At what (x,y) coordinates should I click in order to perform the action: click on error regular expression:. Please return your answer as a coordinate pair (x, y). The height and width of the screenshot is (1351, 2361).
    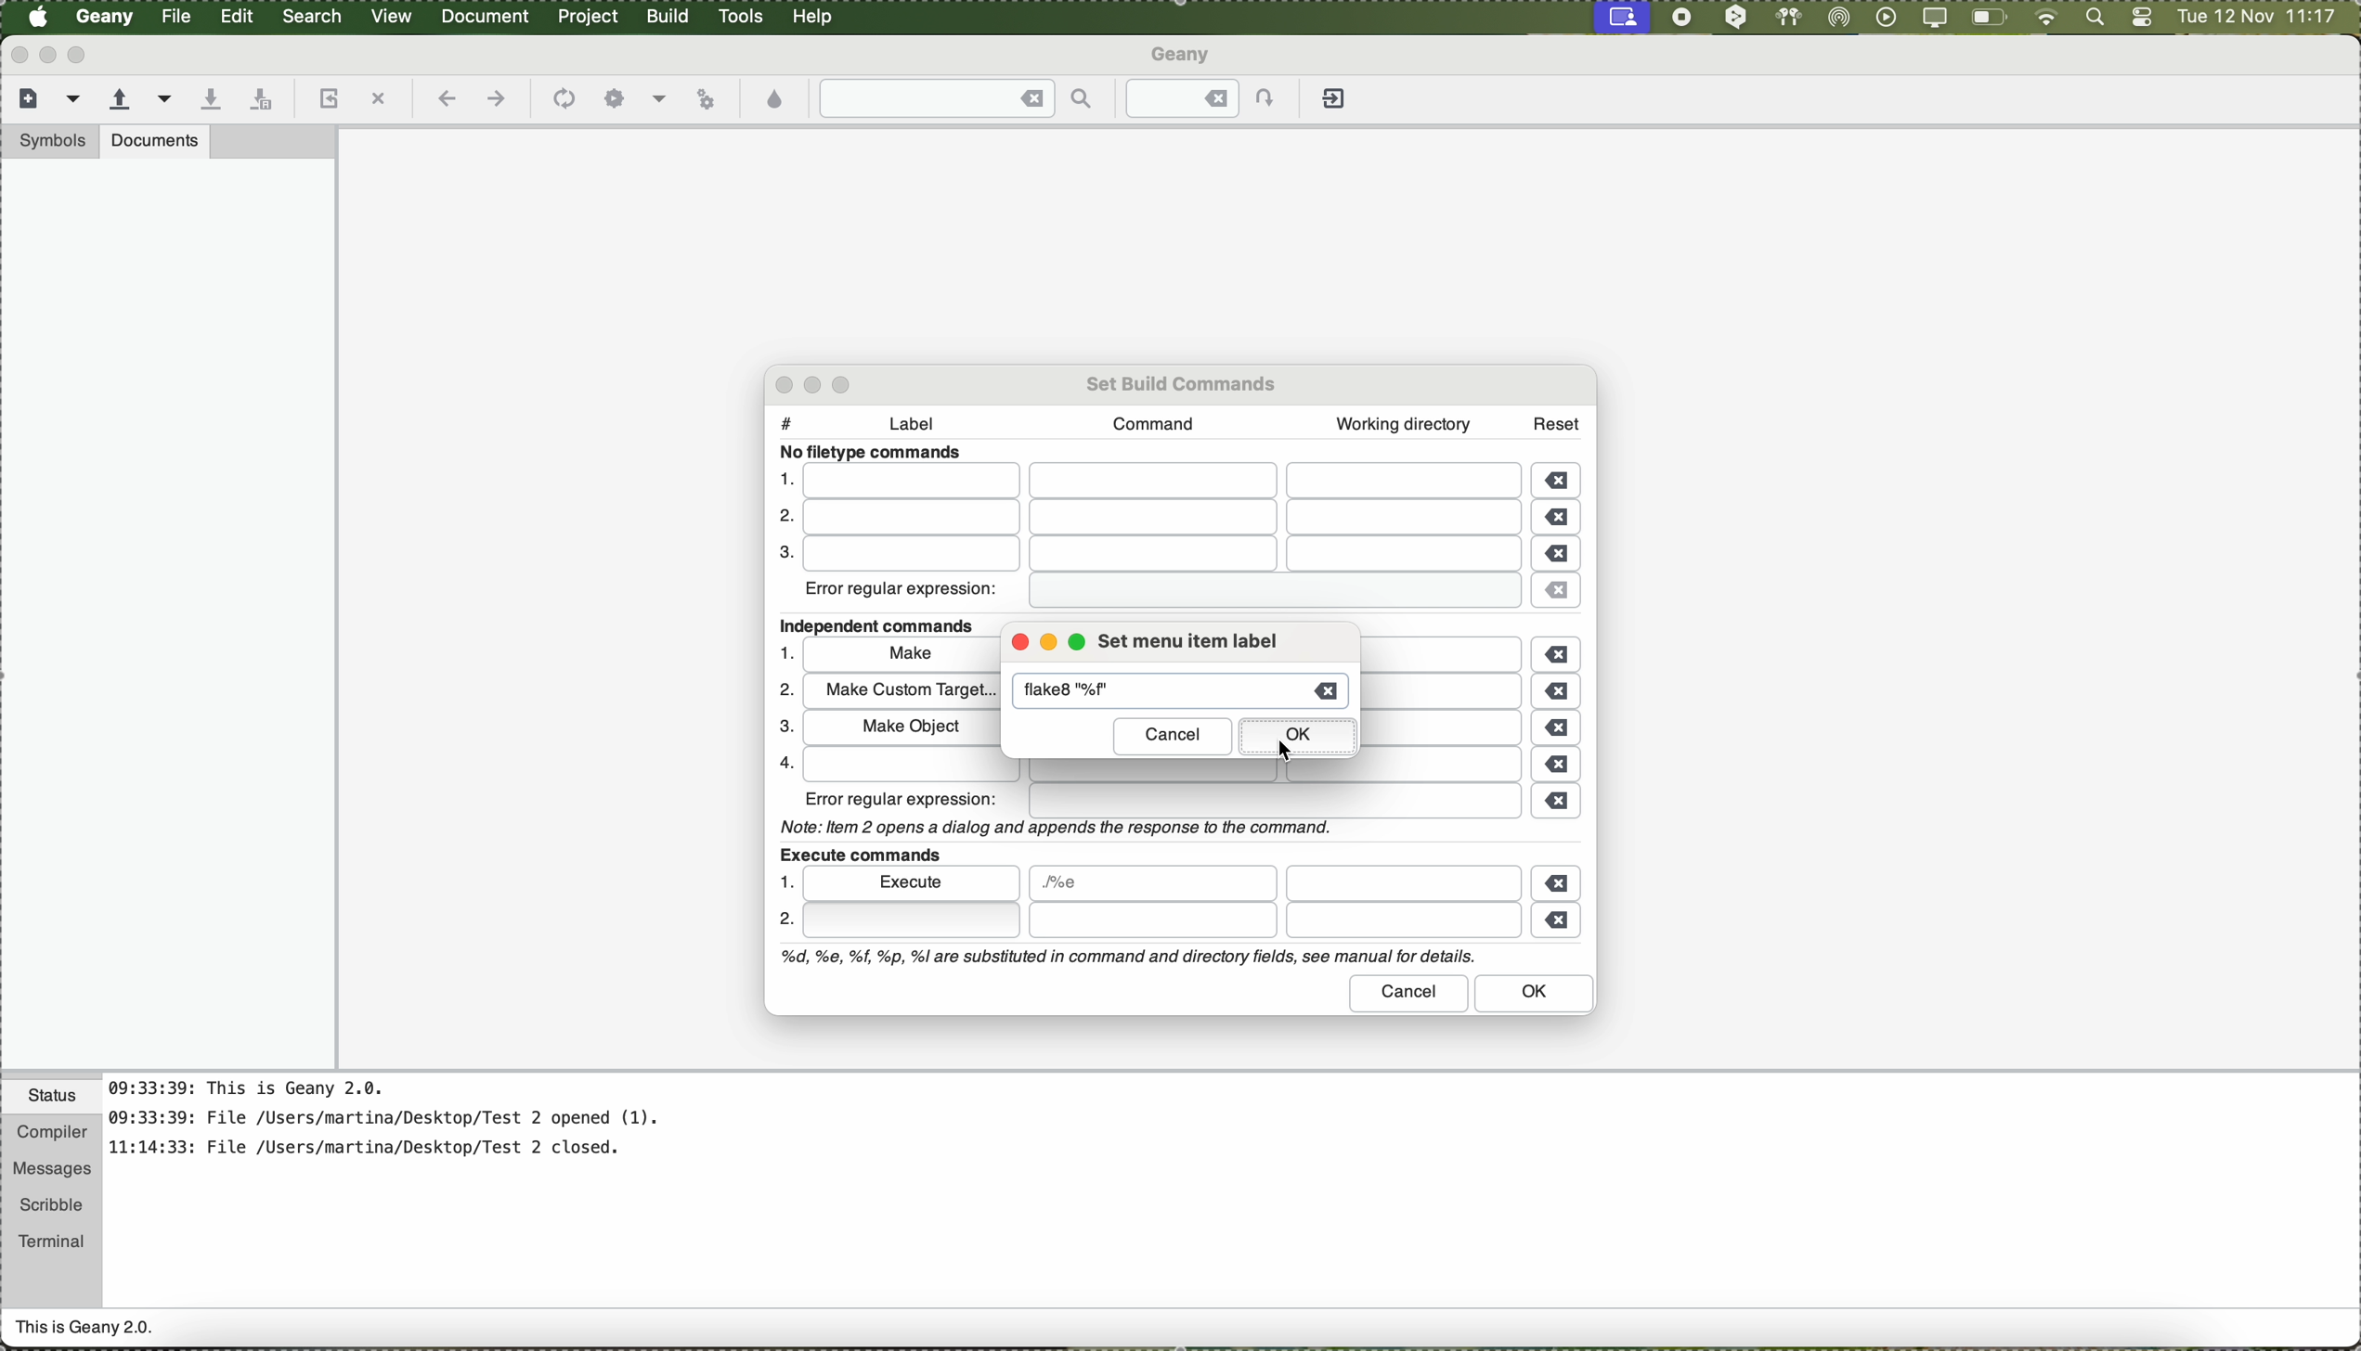
    Looking at the image, I should click on (903, 799).